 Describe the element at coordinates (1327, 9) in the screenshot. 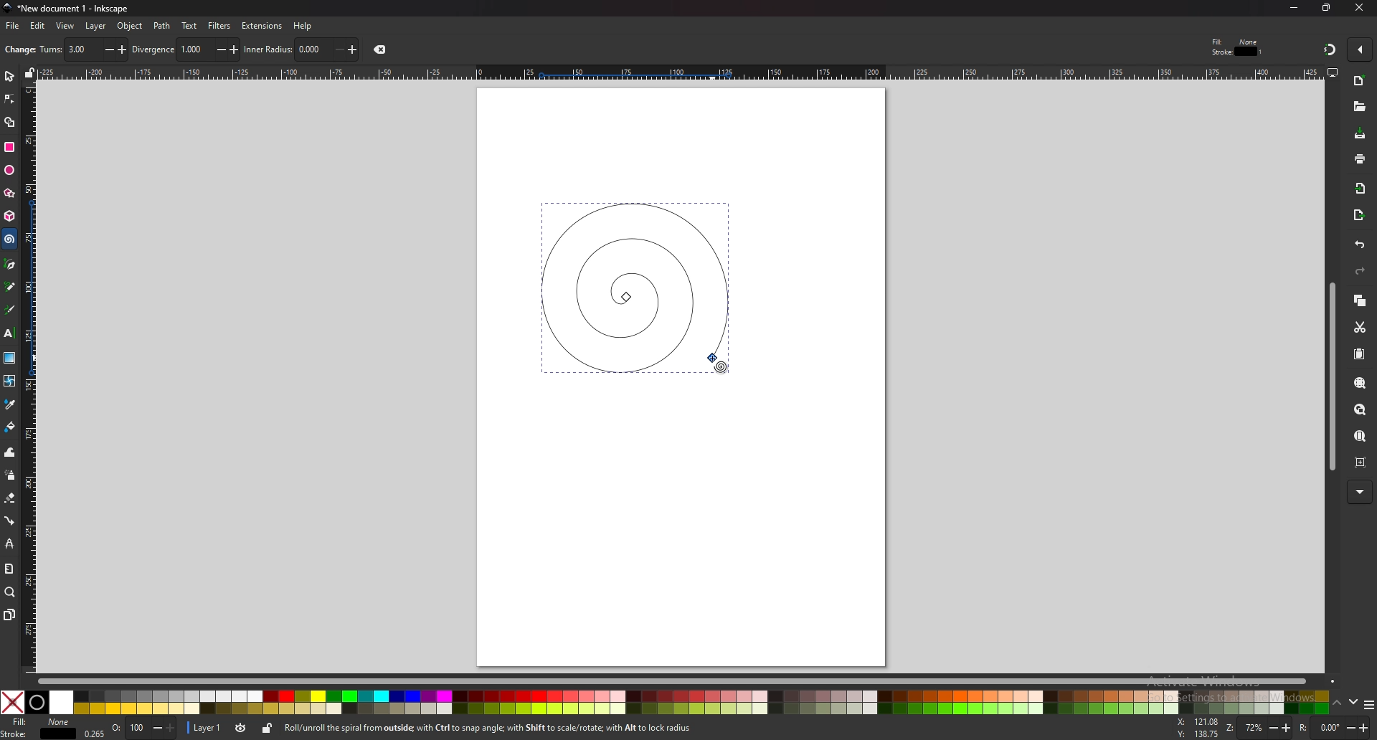

I see `resize` at that location.